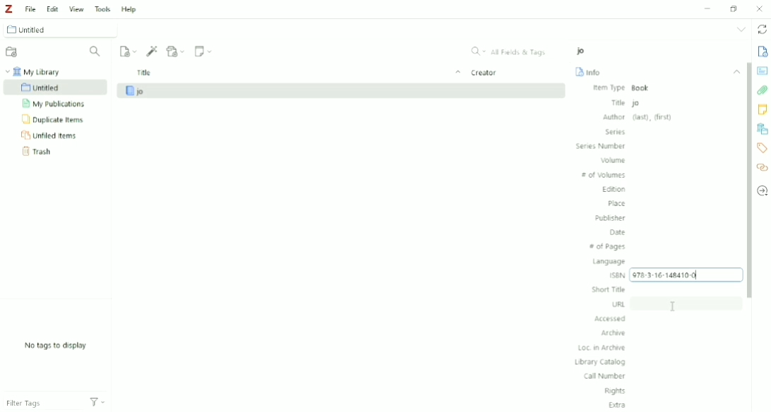 The height and width of the screenshot is (412, 771). I want to click on Unfiled Items, so click(52, 136).